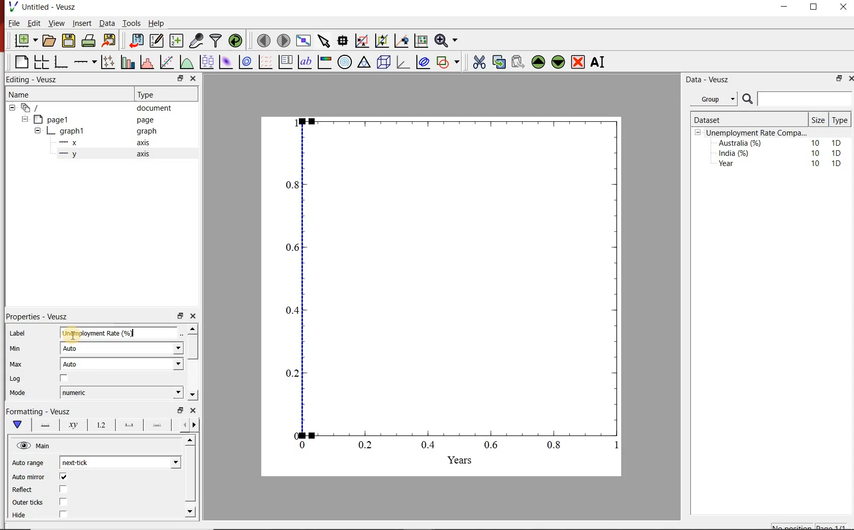 The height and width of the screenshot is (530, 854). Describe the element at coordinates (33, 23) in the screenshot. I see `Edit` at that location.